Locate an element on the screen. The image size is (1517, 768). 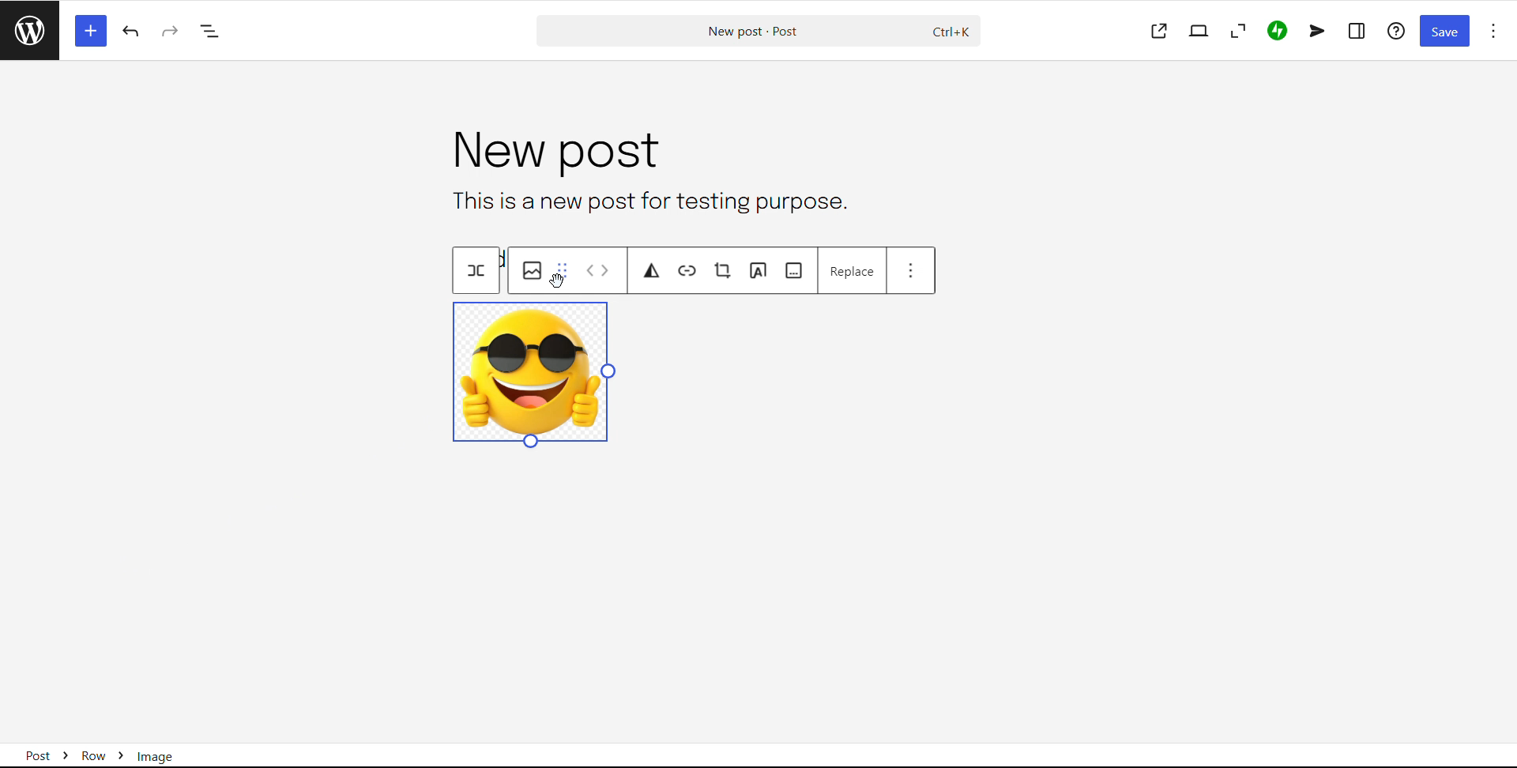
block inserter is located at coordinates (89, 30).